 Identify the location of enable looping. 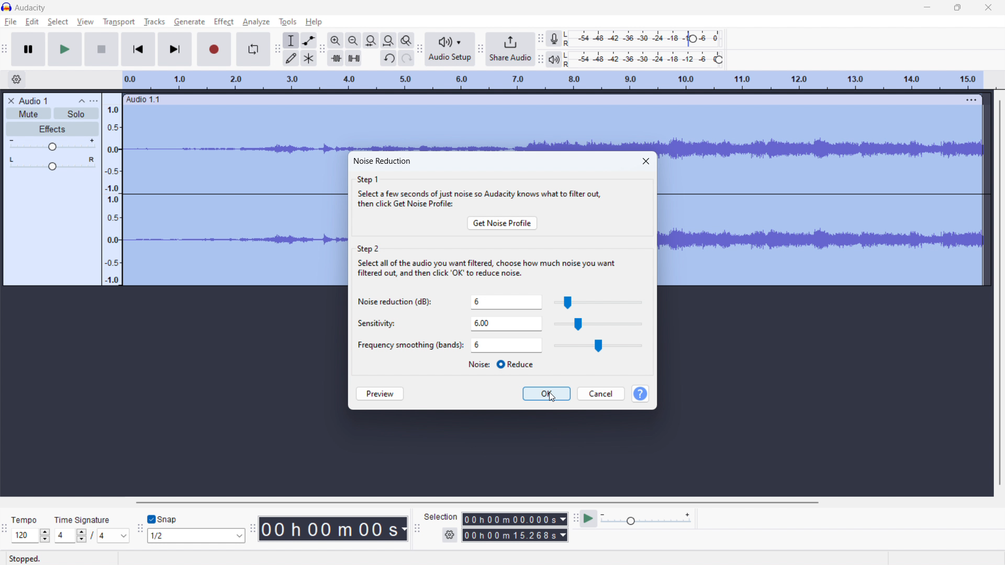
(253, 49).